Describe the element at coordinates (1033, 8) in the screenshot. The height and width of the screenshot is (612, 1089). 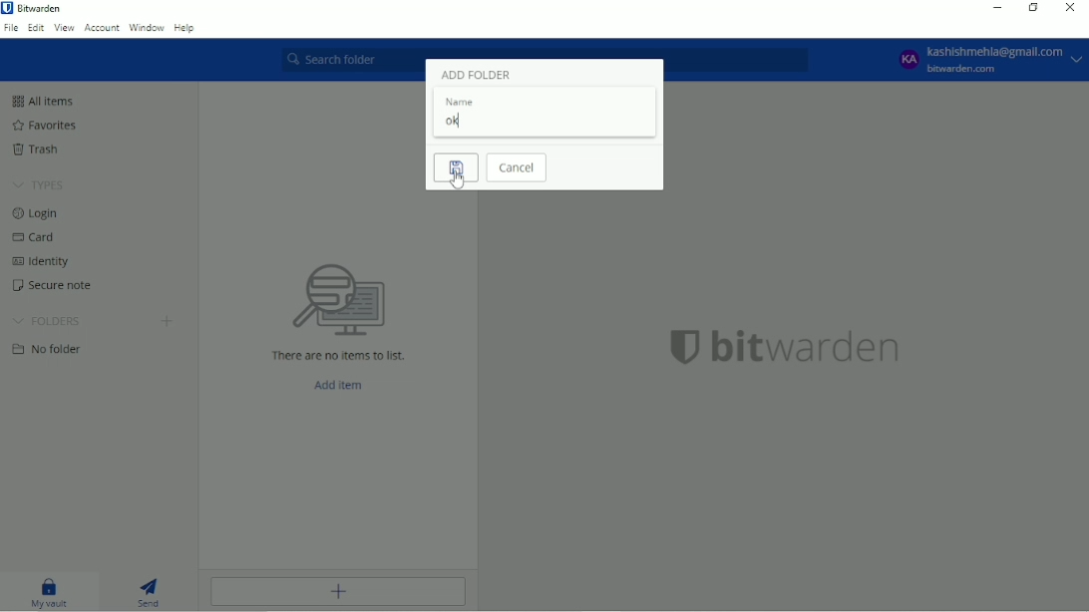
I see `Restore down` at that location.